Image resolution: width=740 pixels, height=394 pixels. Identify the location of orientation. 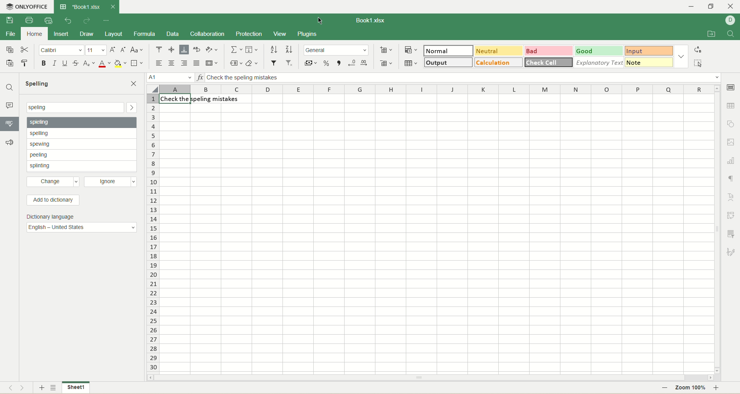
(211, 49).